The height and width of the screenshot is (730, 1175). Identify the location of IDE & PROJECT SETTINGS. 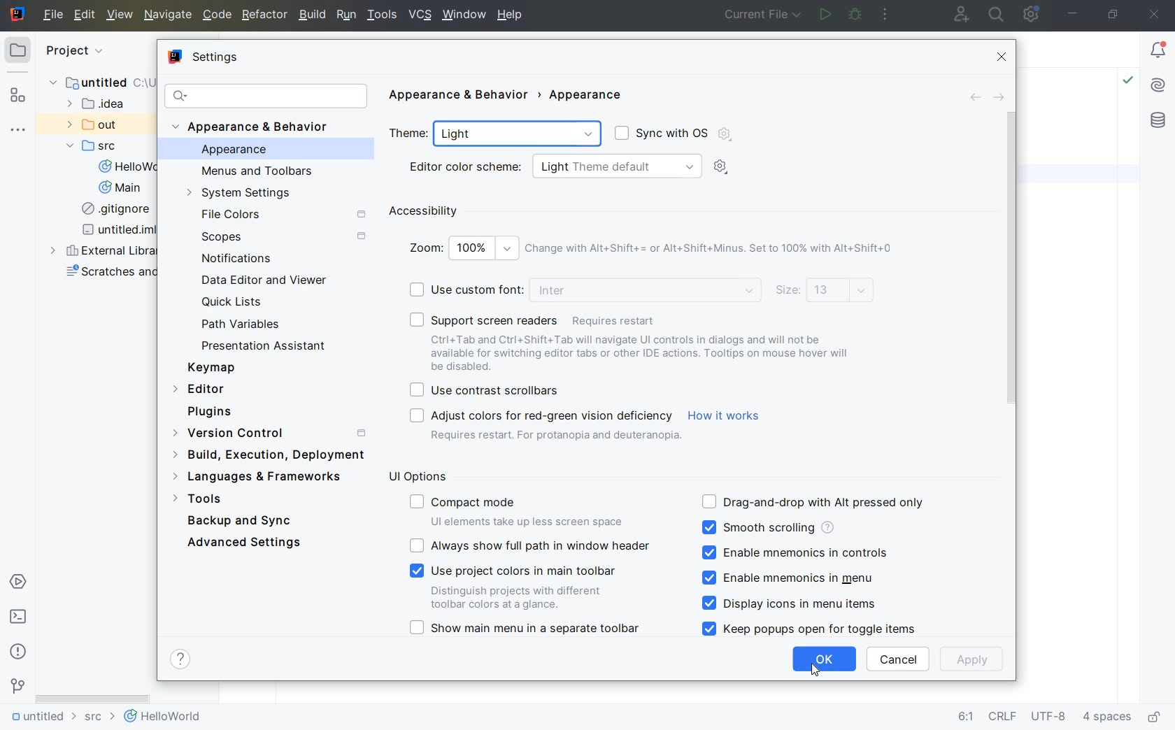
(1030, 14).